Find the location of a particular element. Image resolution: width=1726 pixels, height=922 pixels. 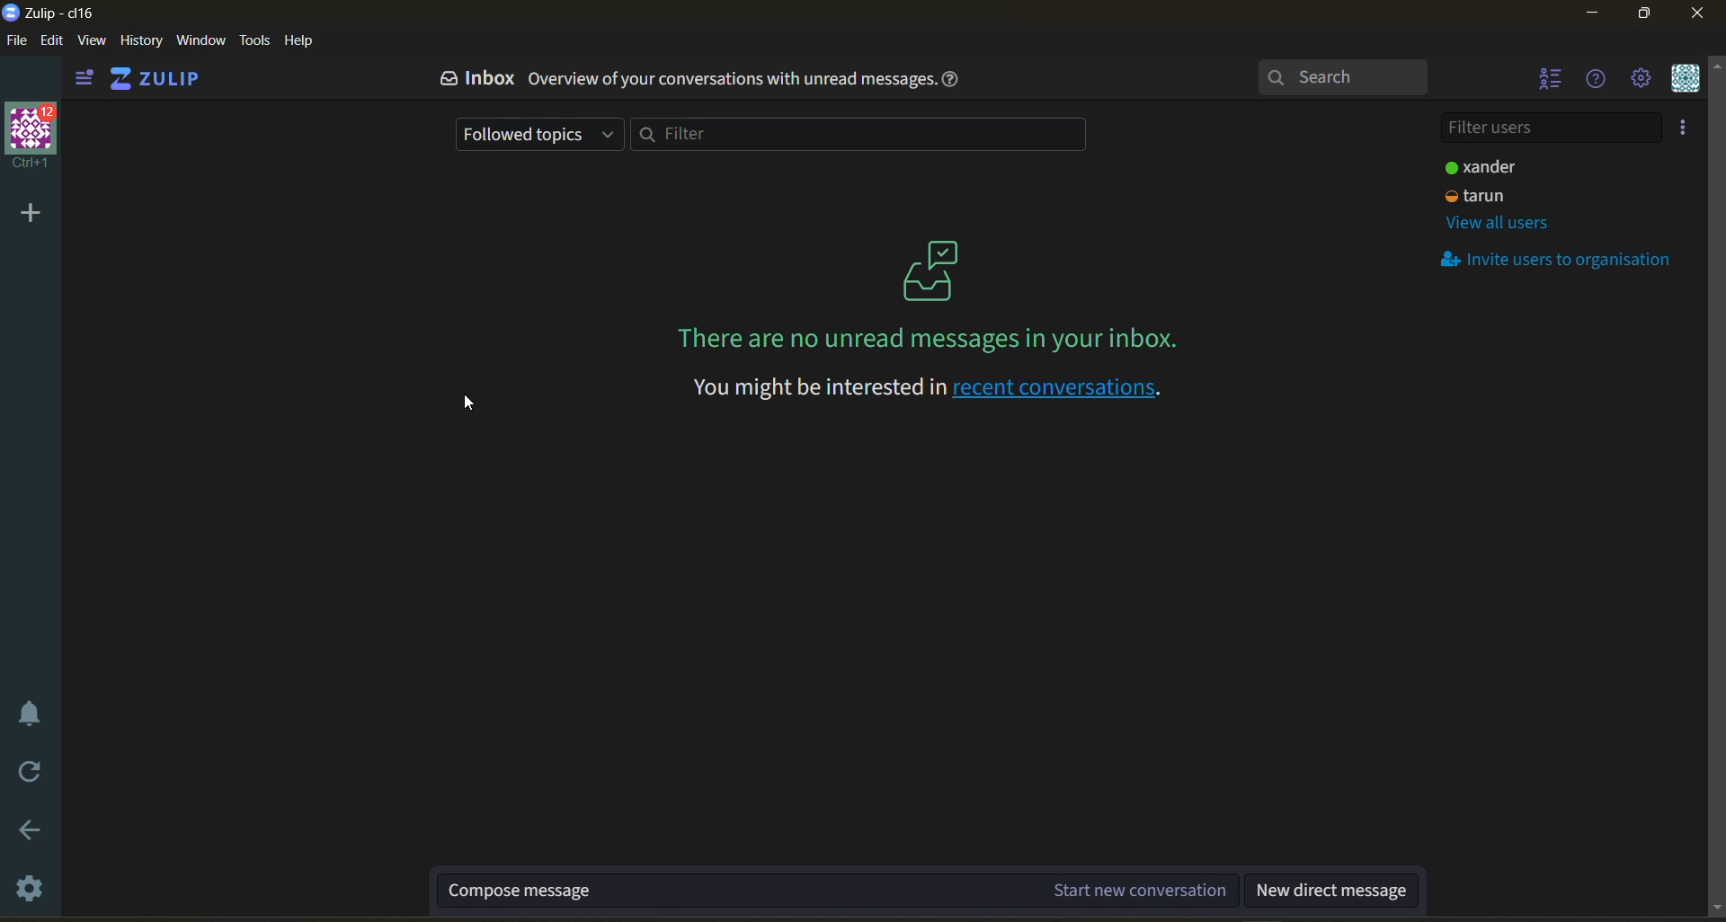

go back is located at coordinates (32, 831).